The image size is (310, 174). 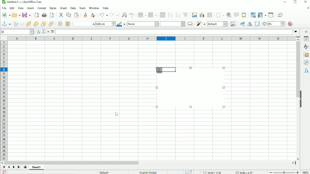 I want to click on Select function, so click(x=45, y=31).